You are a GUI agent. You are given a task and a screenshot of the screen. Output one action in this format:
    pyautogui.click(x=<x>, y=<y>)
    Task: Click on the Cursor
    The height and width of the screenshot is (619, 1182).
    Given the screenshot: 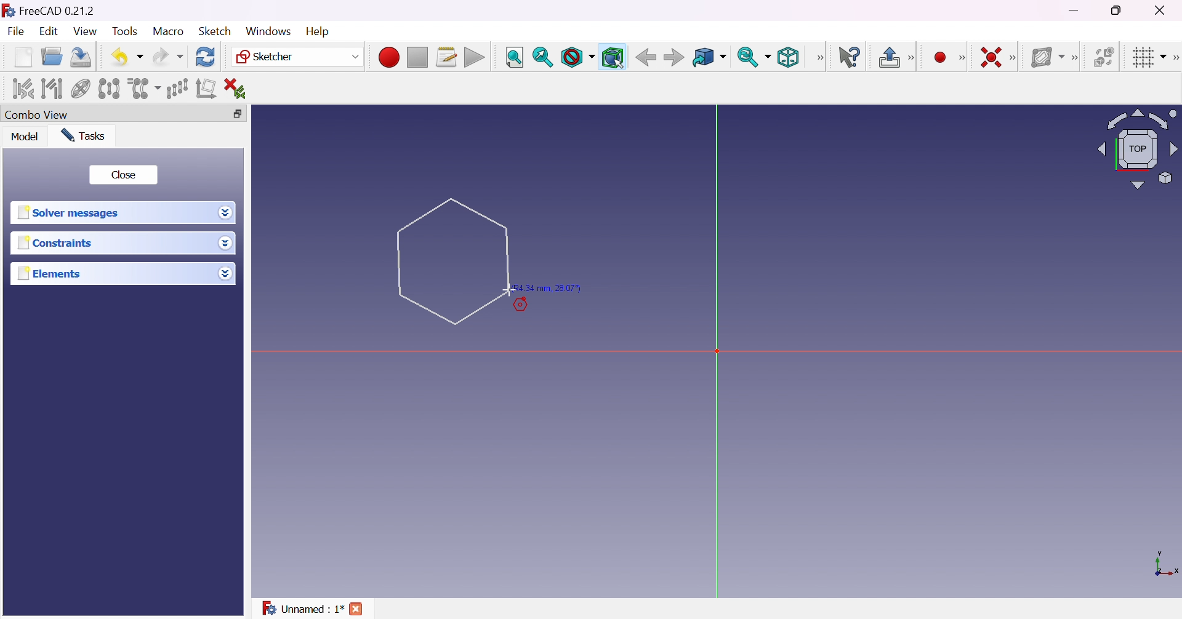 What is the action you would take?
    pyautogui.click(x=452, y=260)
    